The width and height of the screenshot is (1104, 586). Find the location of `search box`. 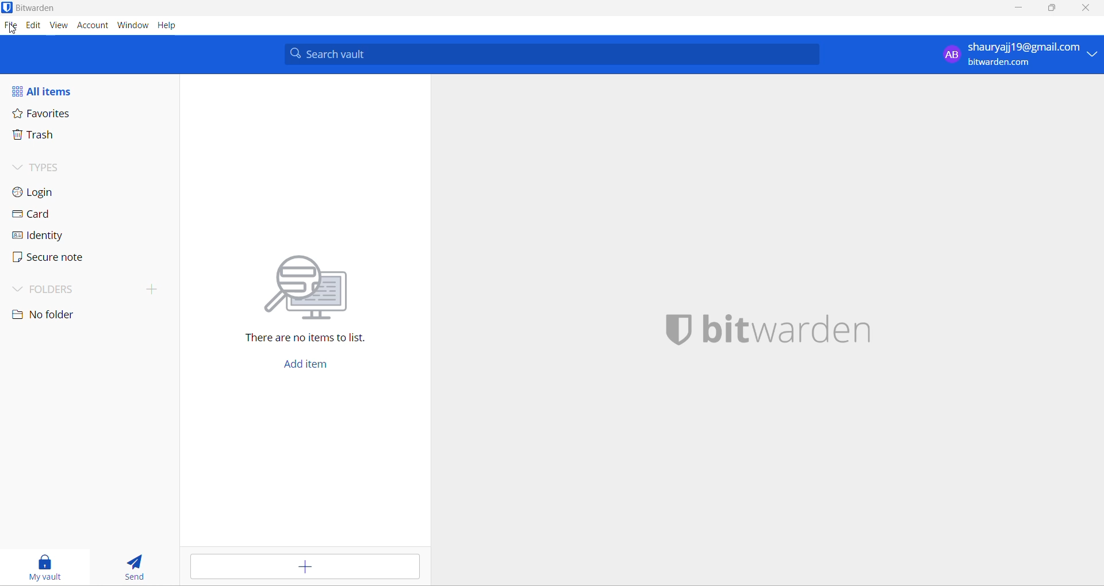

search box is located at coordinates (557, 54).